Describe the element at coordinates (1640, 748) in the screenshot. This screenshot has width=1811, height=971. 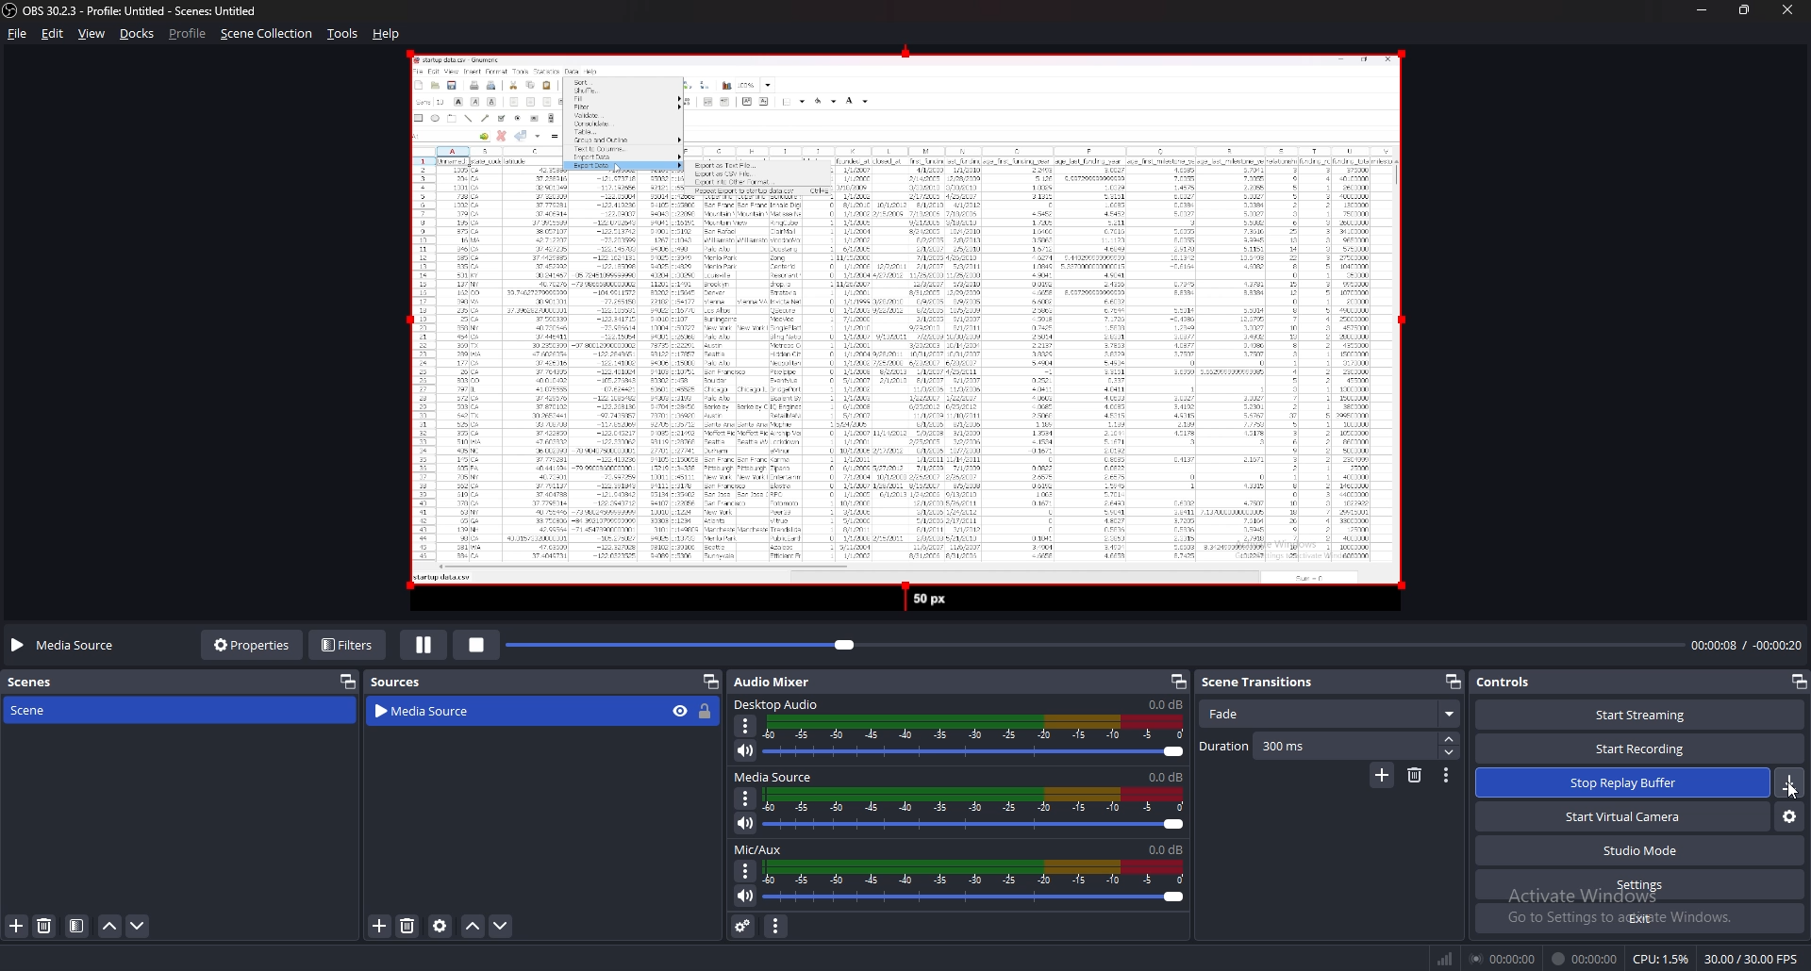
I see `start recording` at that location.